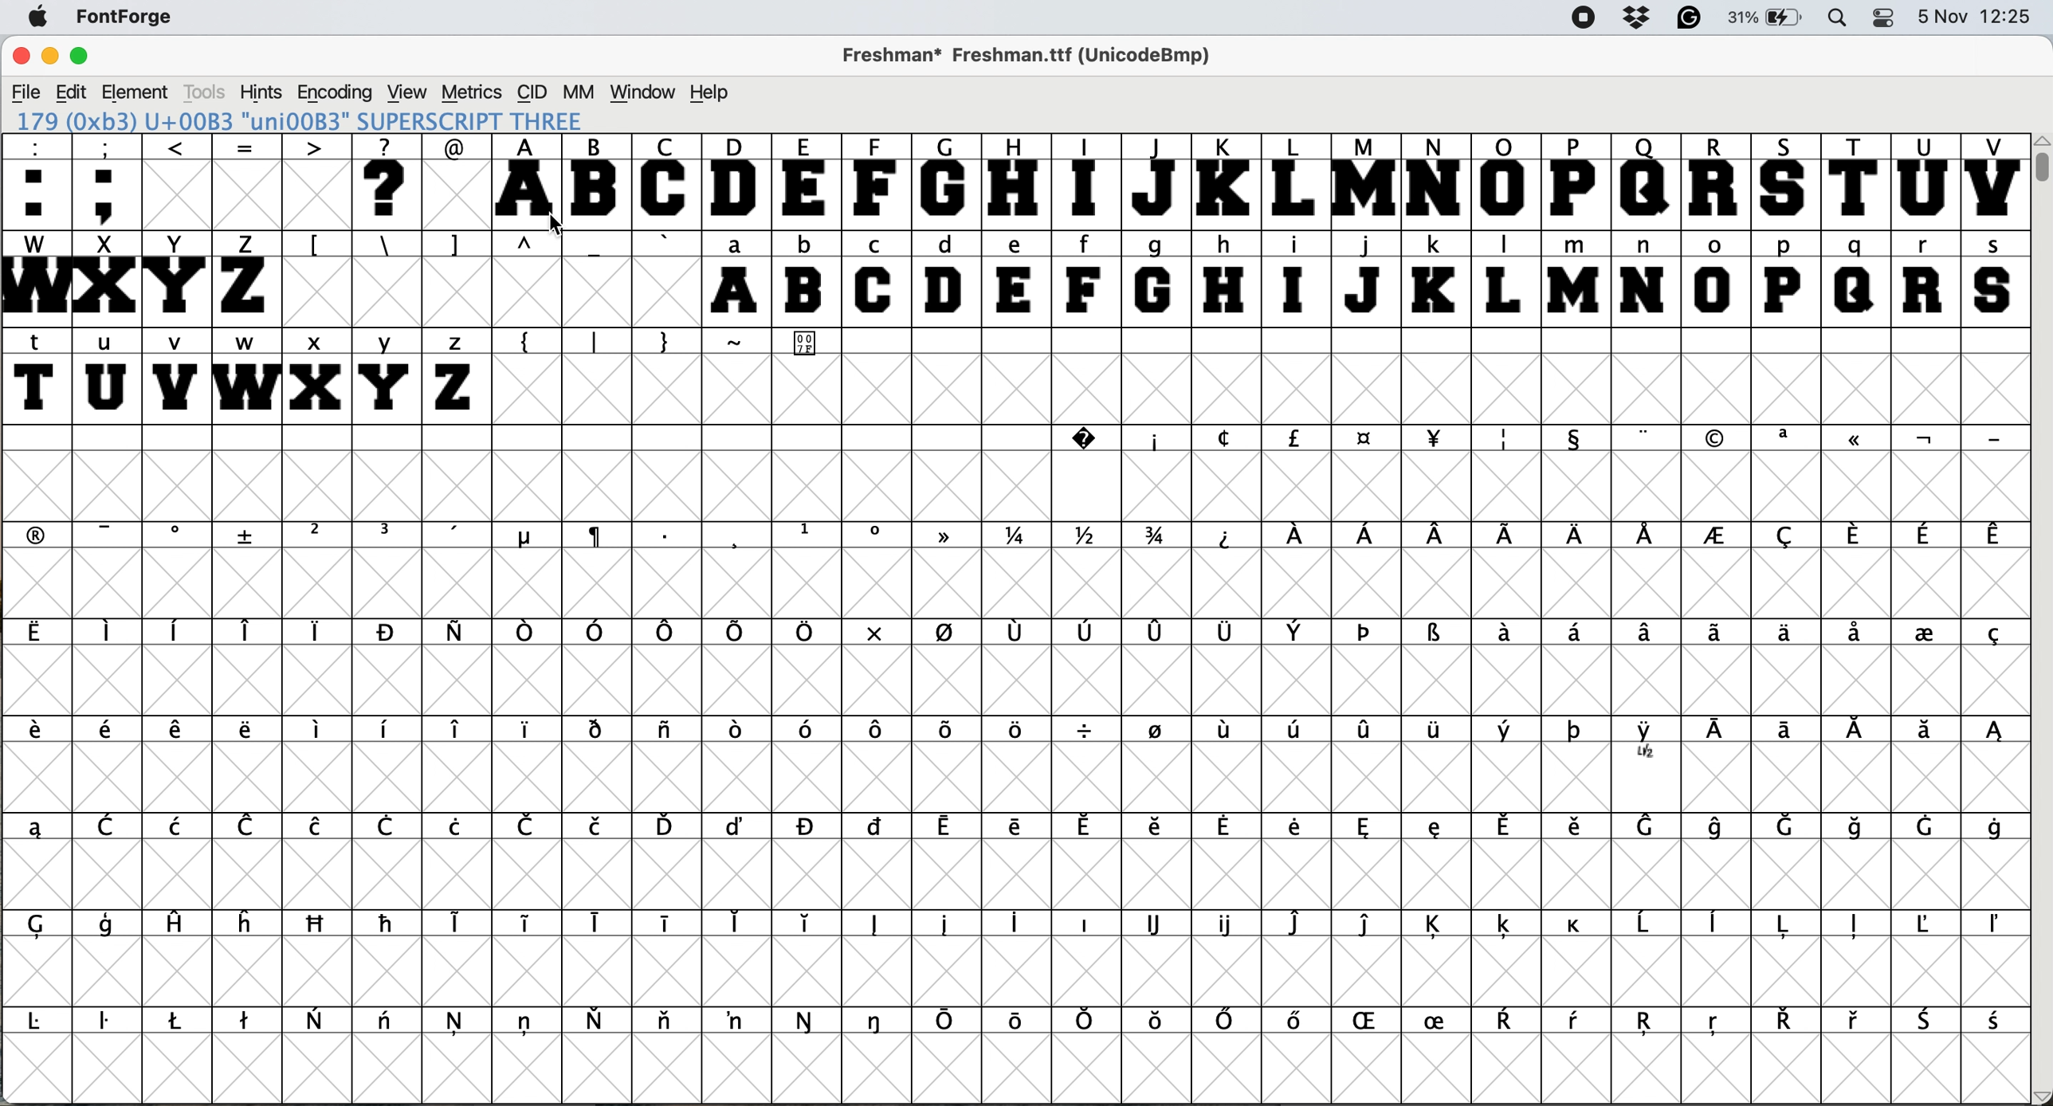 The image size is (2053, 1106). Describe the element at coordinates (878, 1021) in the screenshot. I see `symbol` at that location.